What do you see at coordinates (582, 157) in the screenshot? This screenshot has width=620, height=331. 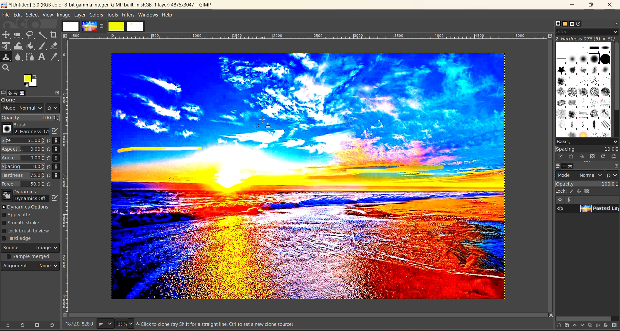 I see `duplicate this brush` at bounding box center [582, 157].